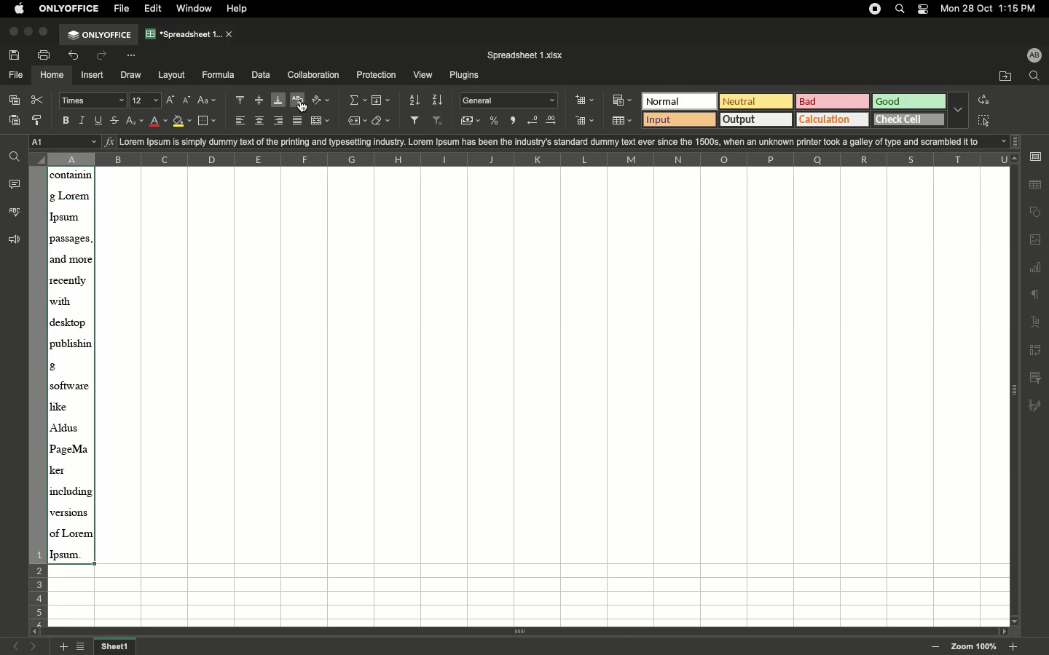  I want to click on View, so click(424, 76).